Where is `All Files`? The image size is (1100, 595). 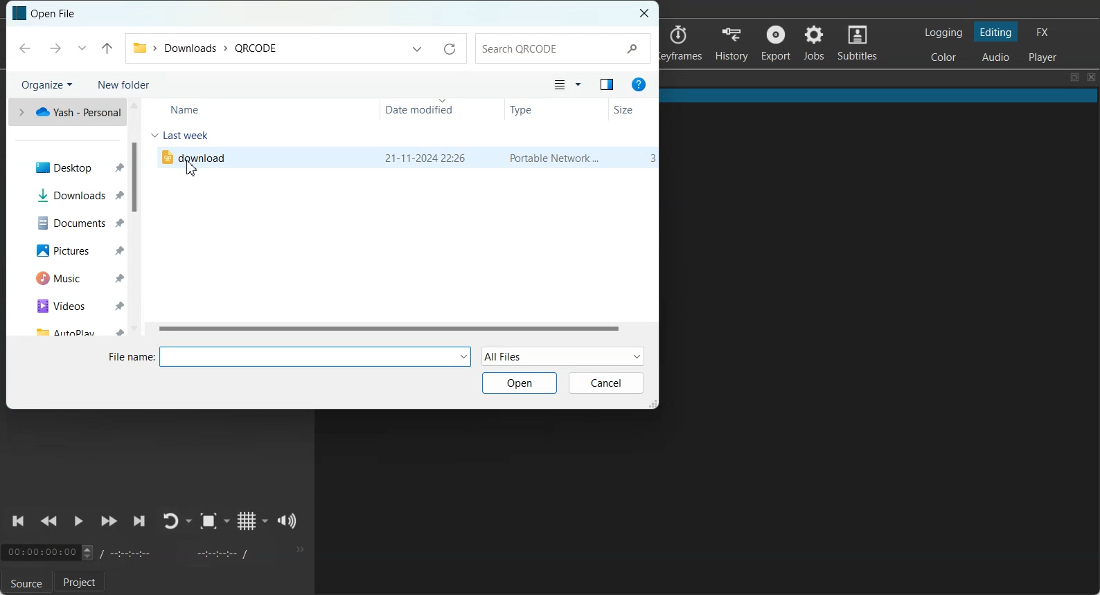
All Files is located at coordinates (562, 356).